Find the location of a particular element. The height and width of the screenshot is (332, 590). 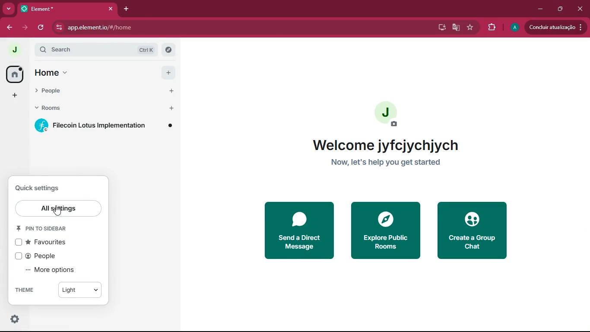

update is located at coordinates (554, 27).